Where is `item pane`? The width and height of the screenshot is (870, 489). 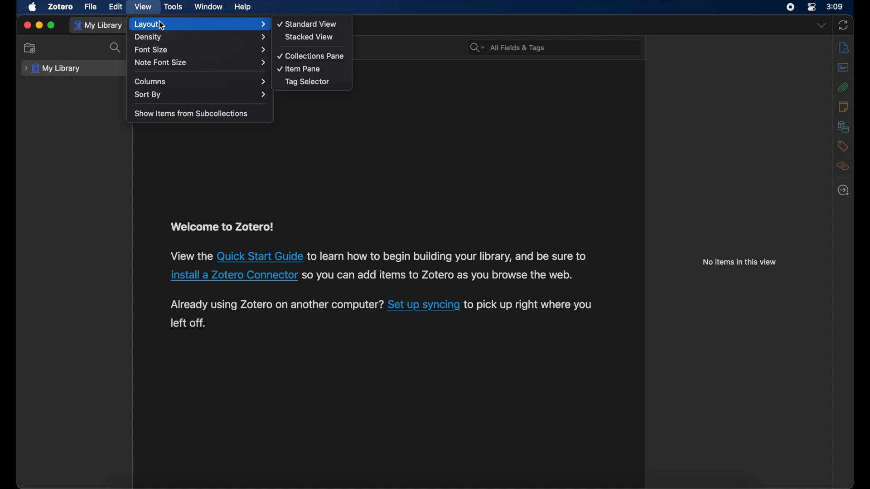
item pane is located at coordinates (300, 68).